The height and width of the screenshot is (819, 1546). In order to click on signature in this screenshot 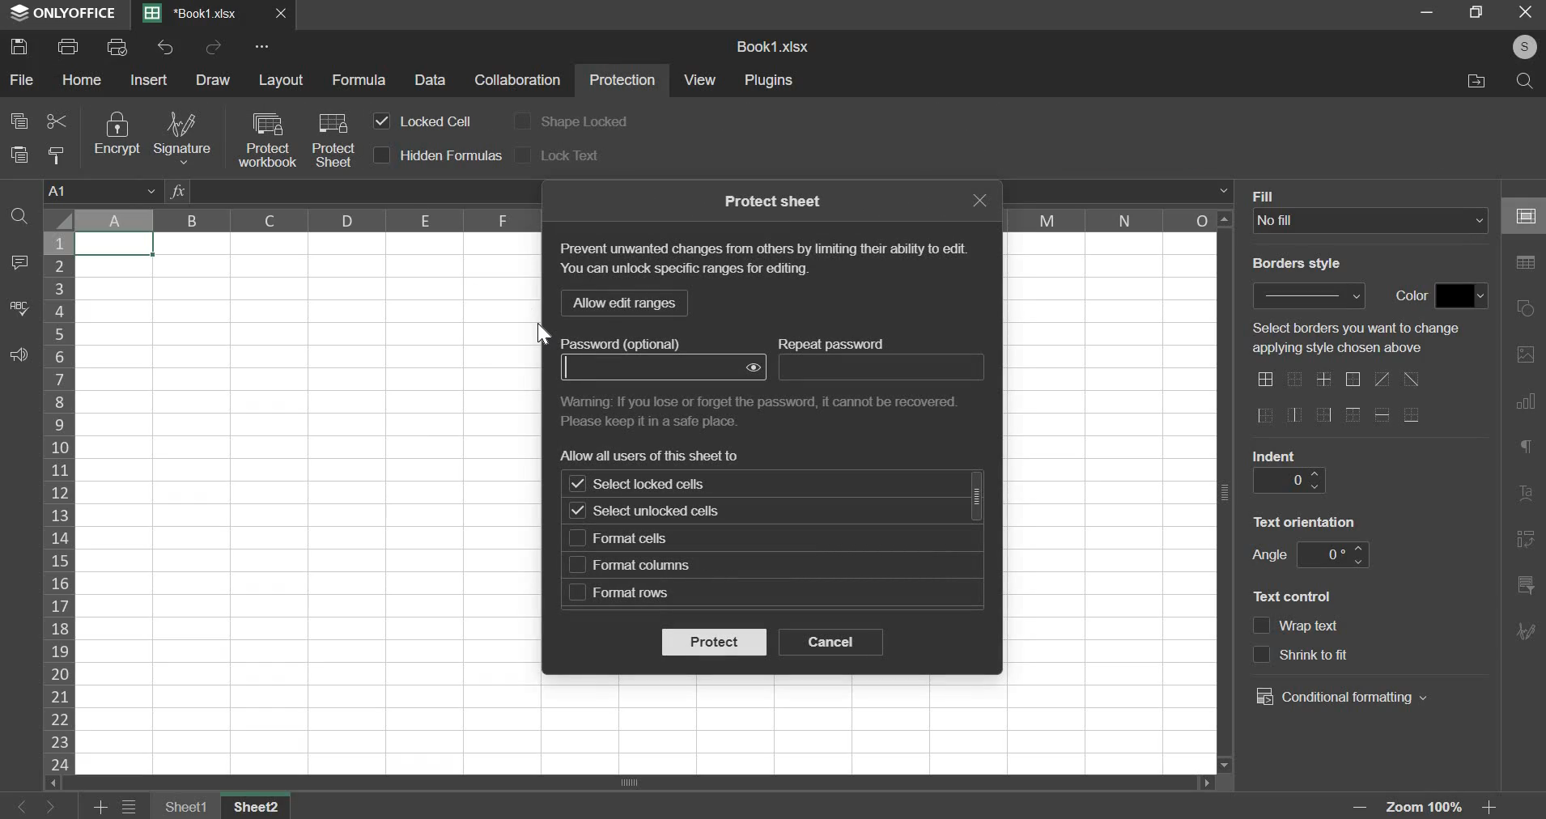, I will do `click(181, 138)`.